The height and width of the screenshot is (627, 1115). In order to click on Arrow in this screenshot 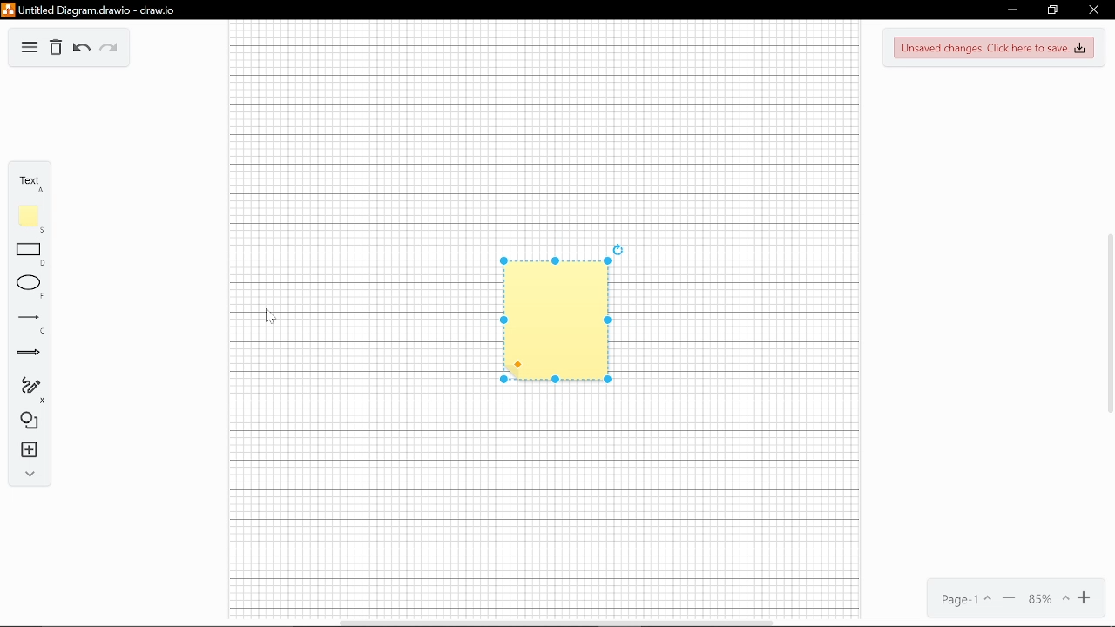, I will do `click(27, 353)`.